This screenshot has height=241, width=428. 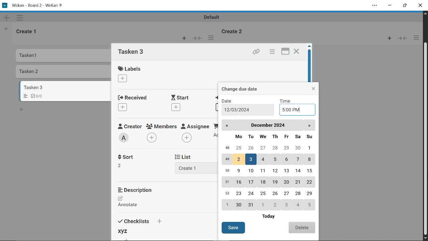 I want to click on Minimize, so click(x=390, y=6).